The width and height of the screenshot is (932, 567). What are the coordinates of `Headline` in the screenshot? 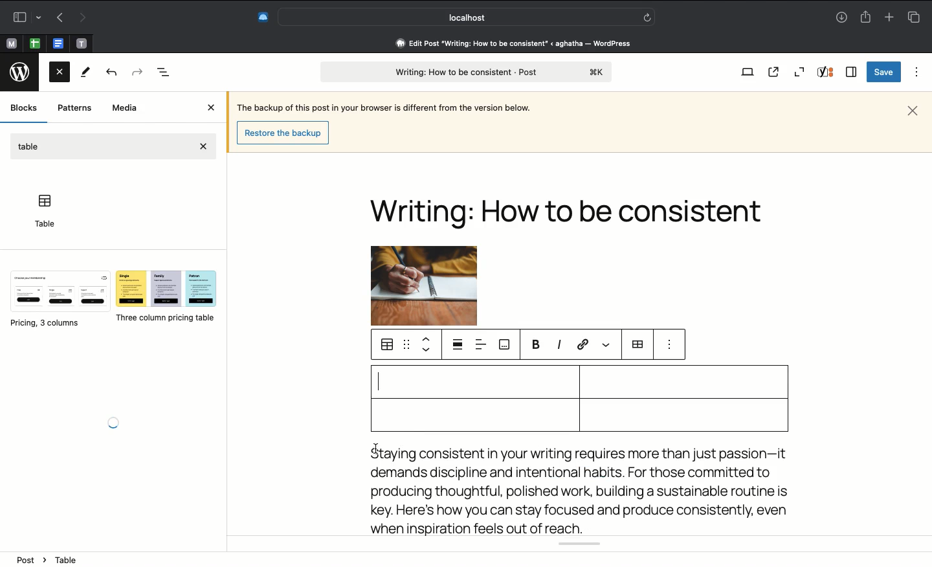 It's located at (571, 216).